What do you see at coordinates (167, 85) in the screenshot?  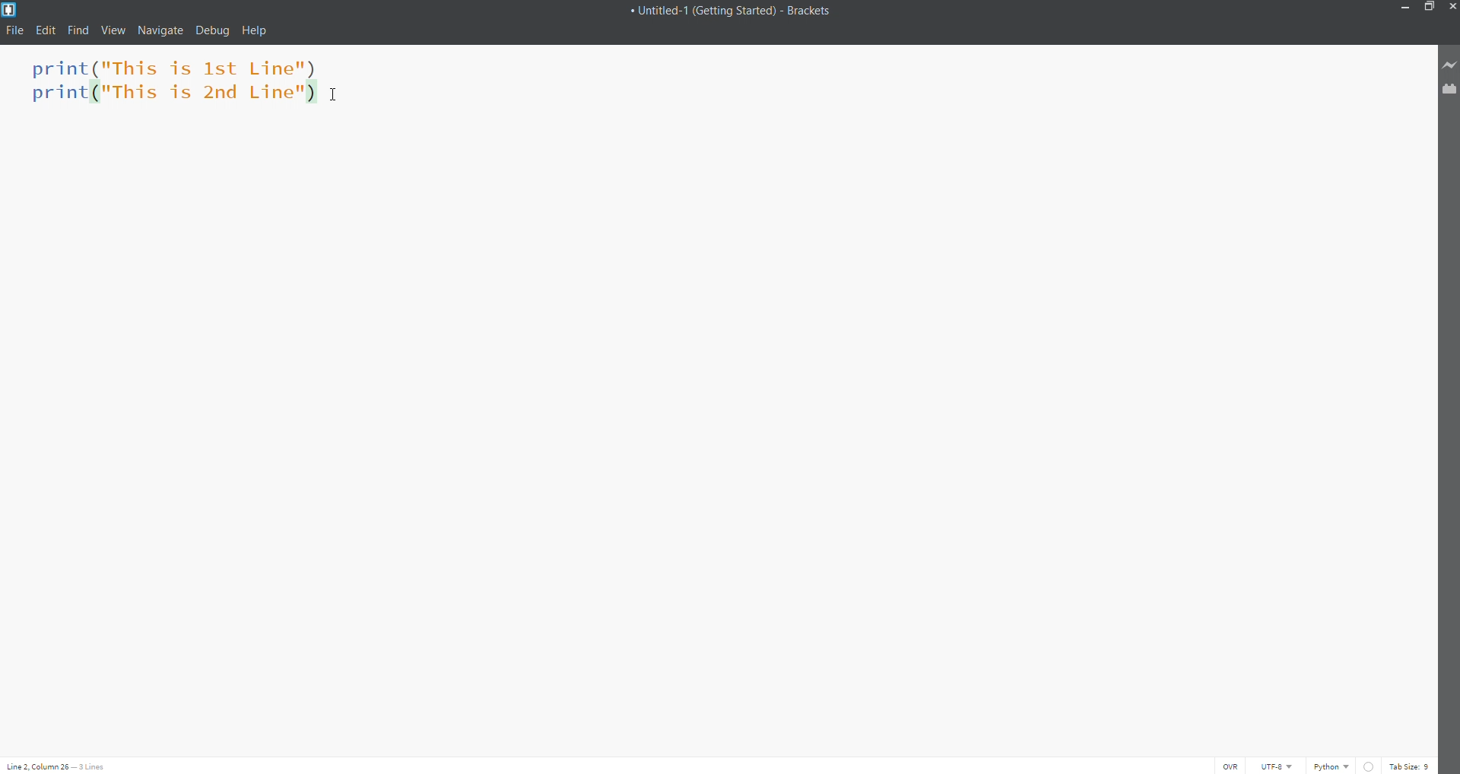 I see `print ("This is 1st Line")
print("This is 2nd Line")` at bounding box center [167, 85].